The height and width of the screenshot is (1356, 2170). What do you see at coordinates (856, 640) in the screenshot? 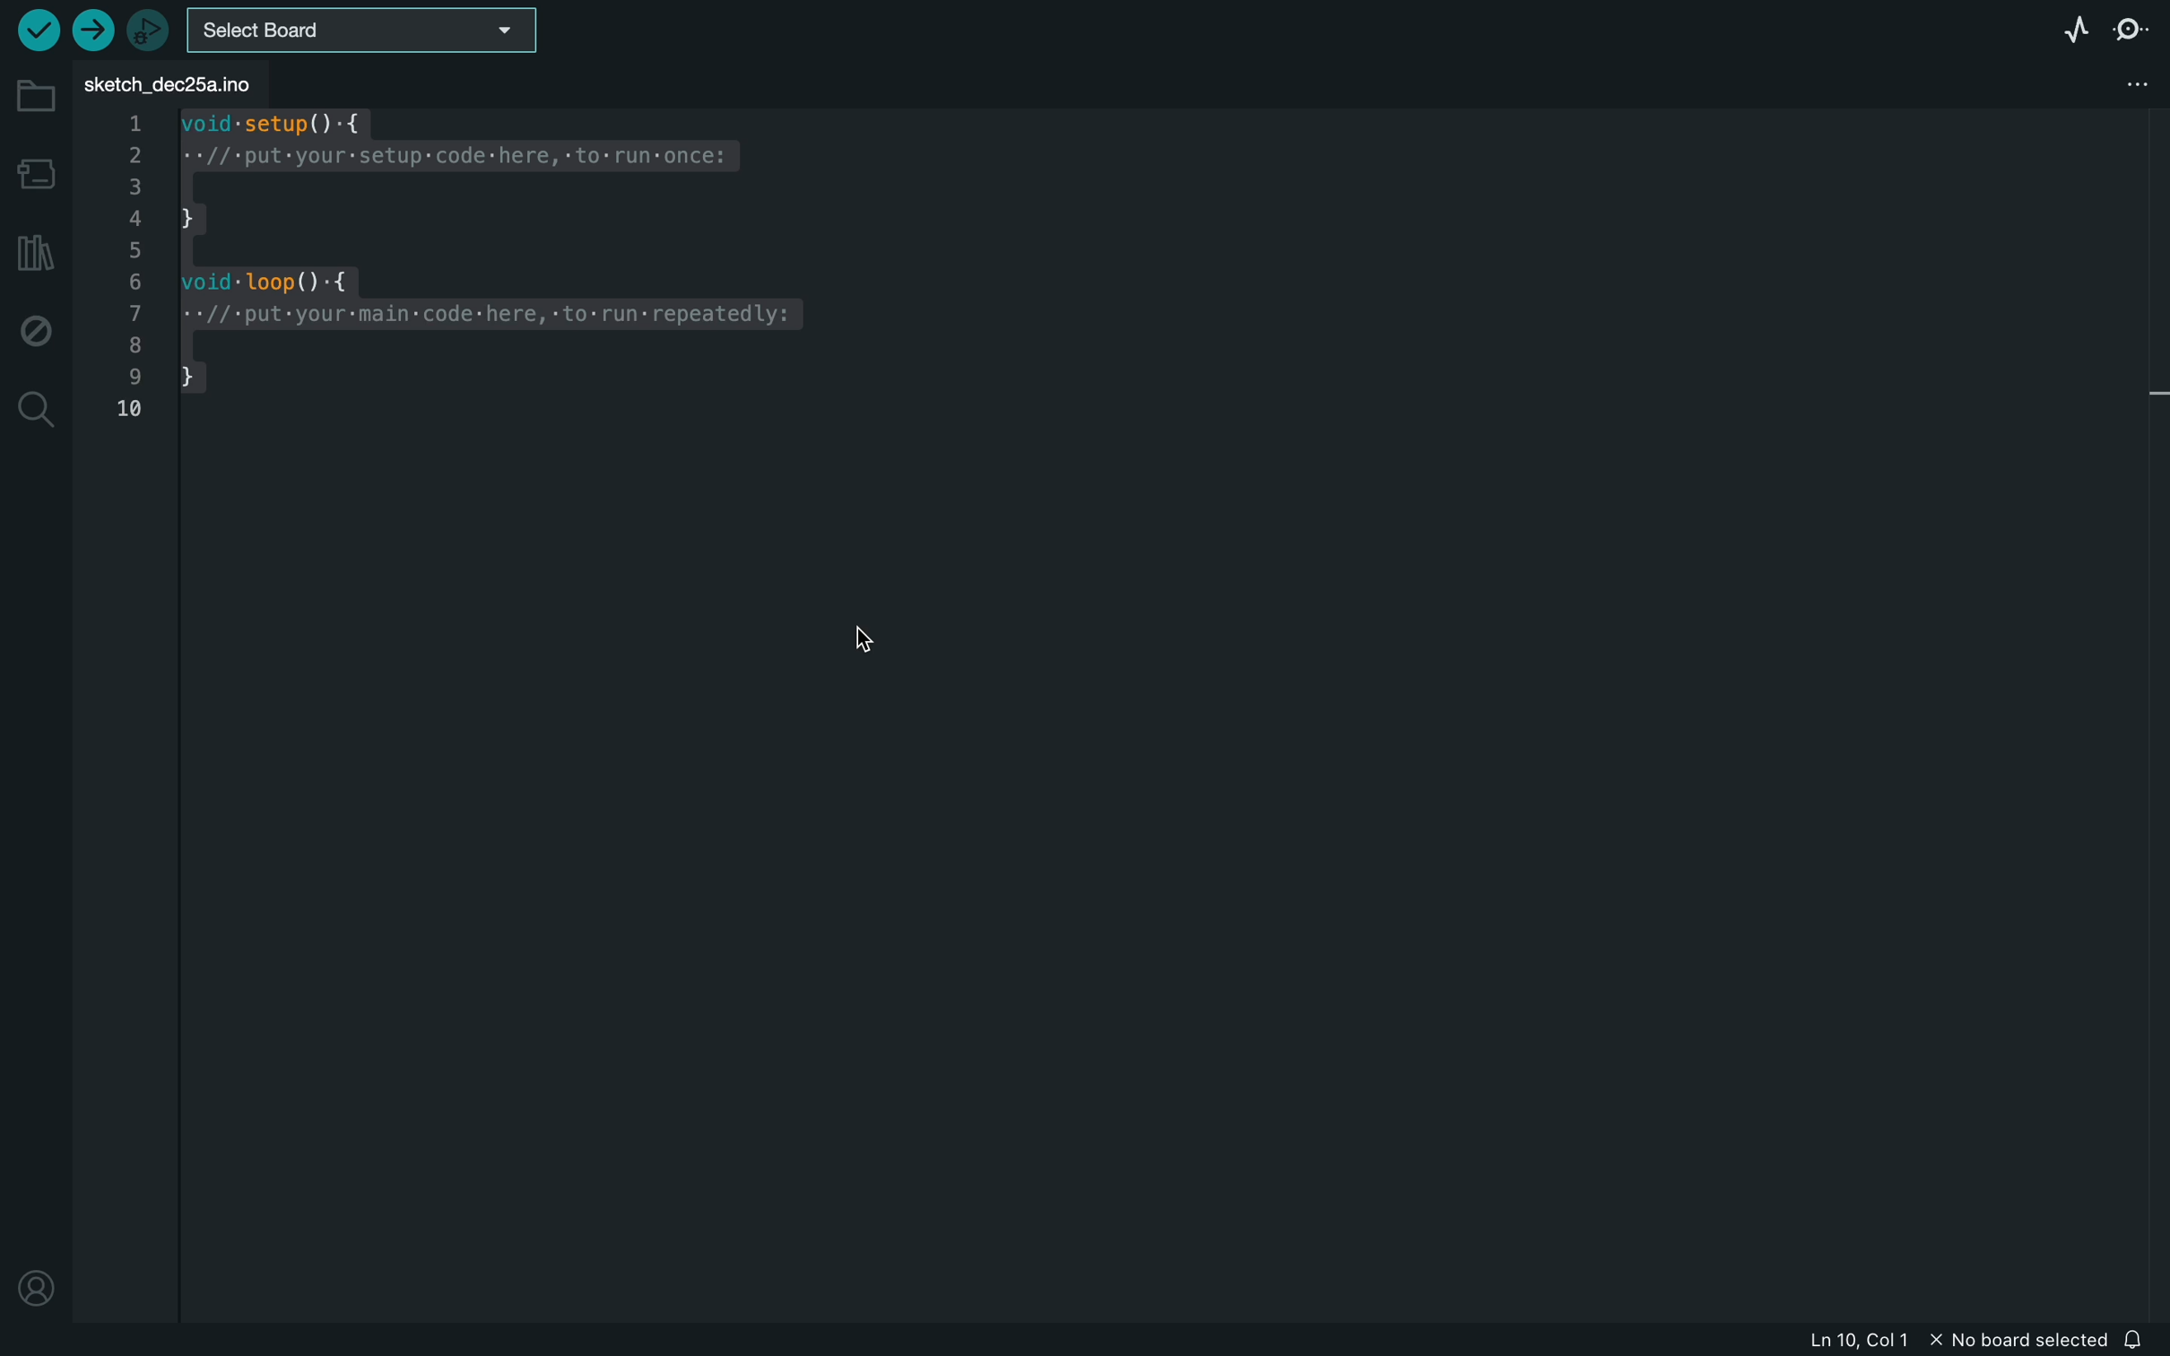
I see `cursor` at bounding box center [856, 640].